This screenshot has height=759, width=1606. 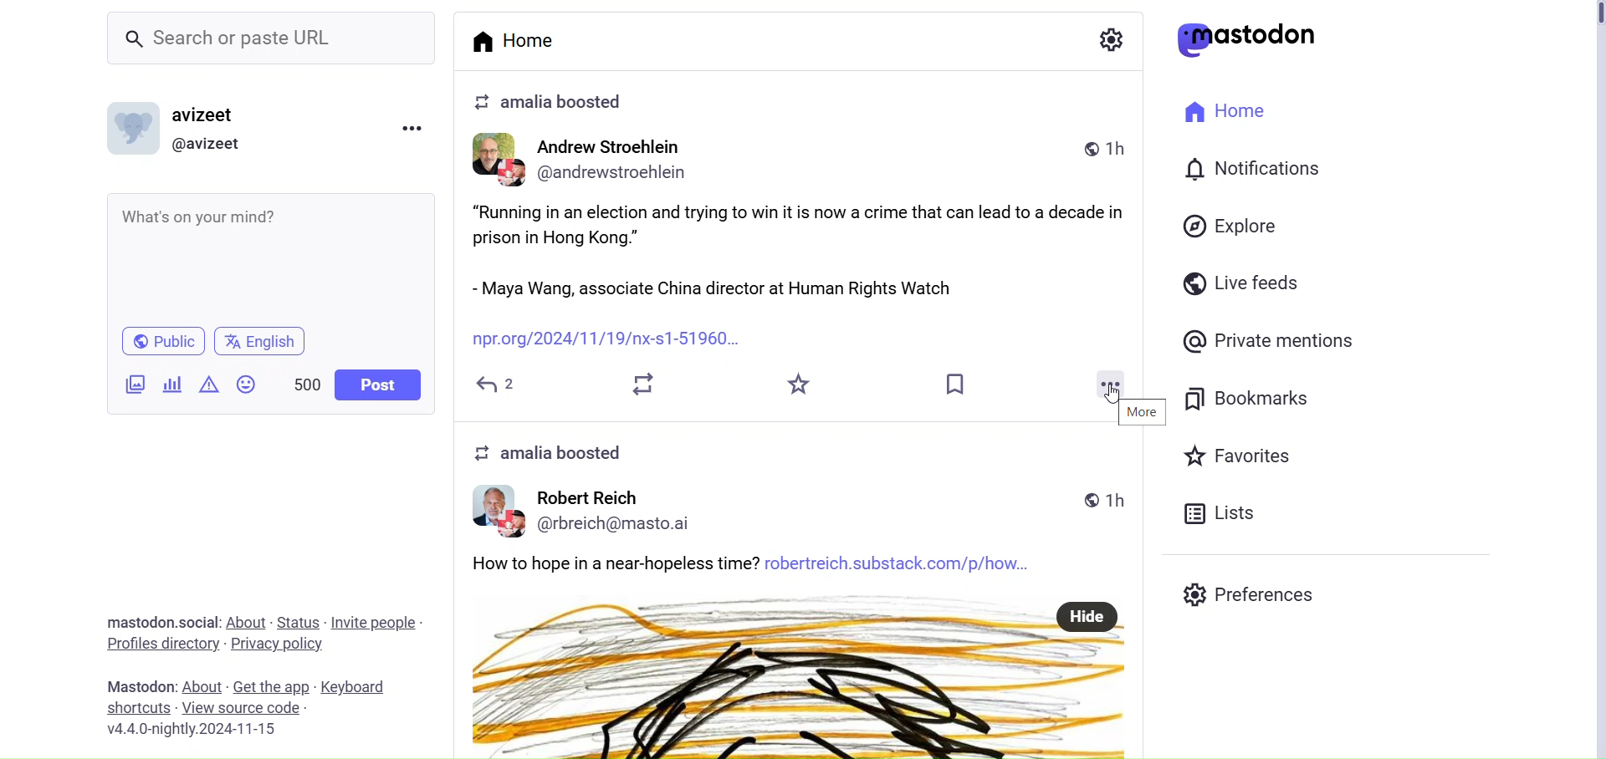 I want to click on Profile Picture, so click(x=136, y=127).